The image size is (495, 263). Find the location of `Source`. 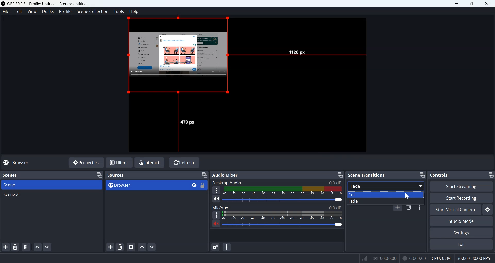

Source is located at coordinates (181, 56).